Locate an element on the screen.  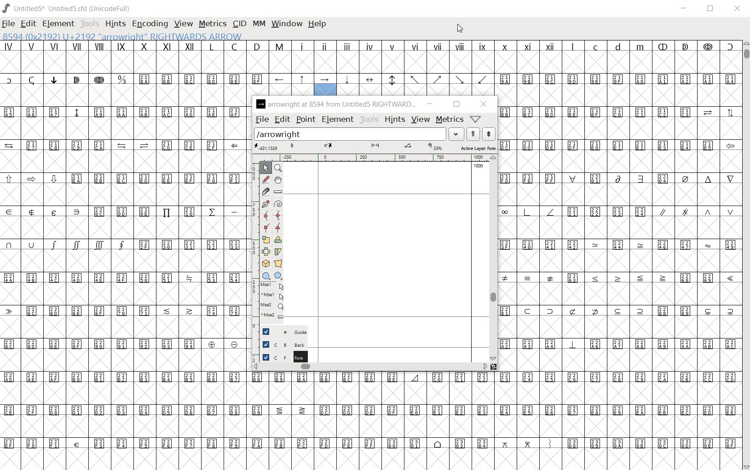
minimize is located at coordinates (430, 104).